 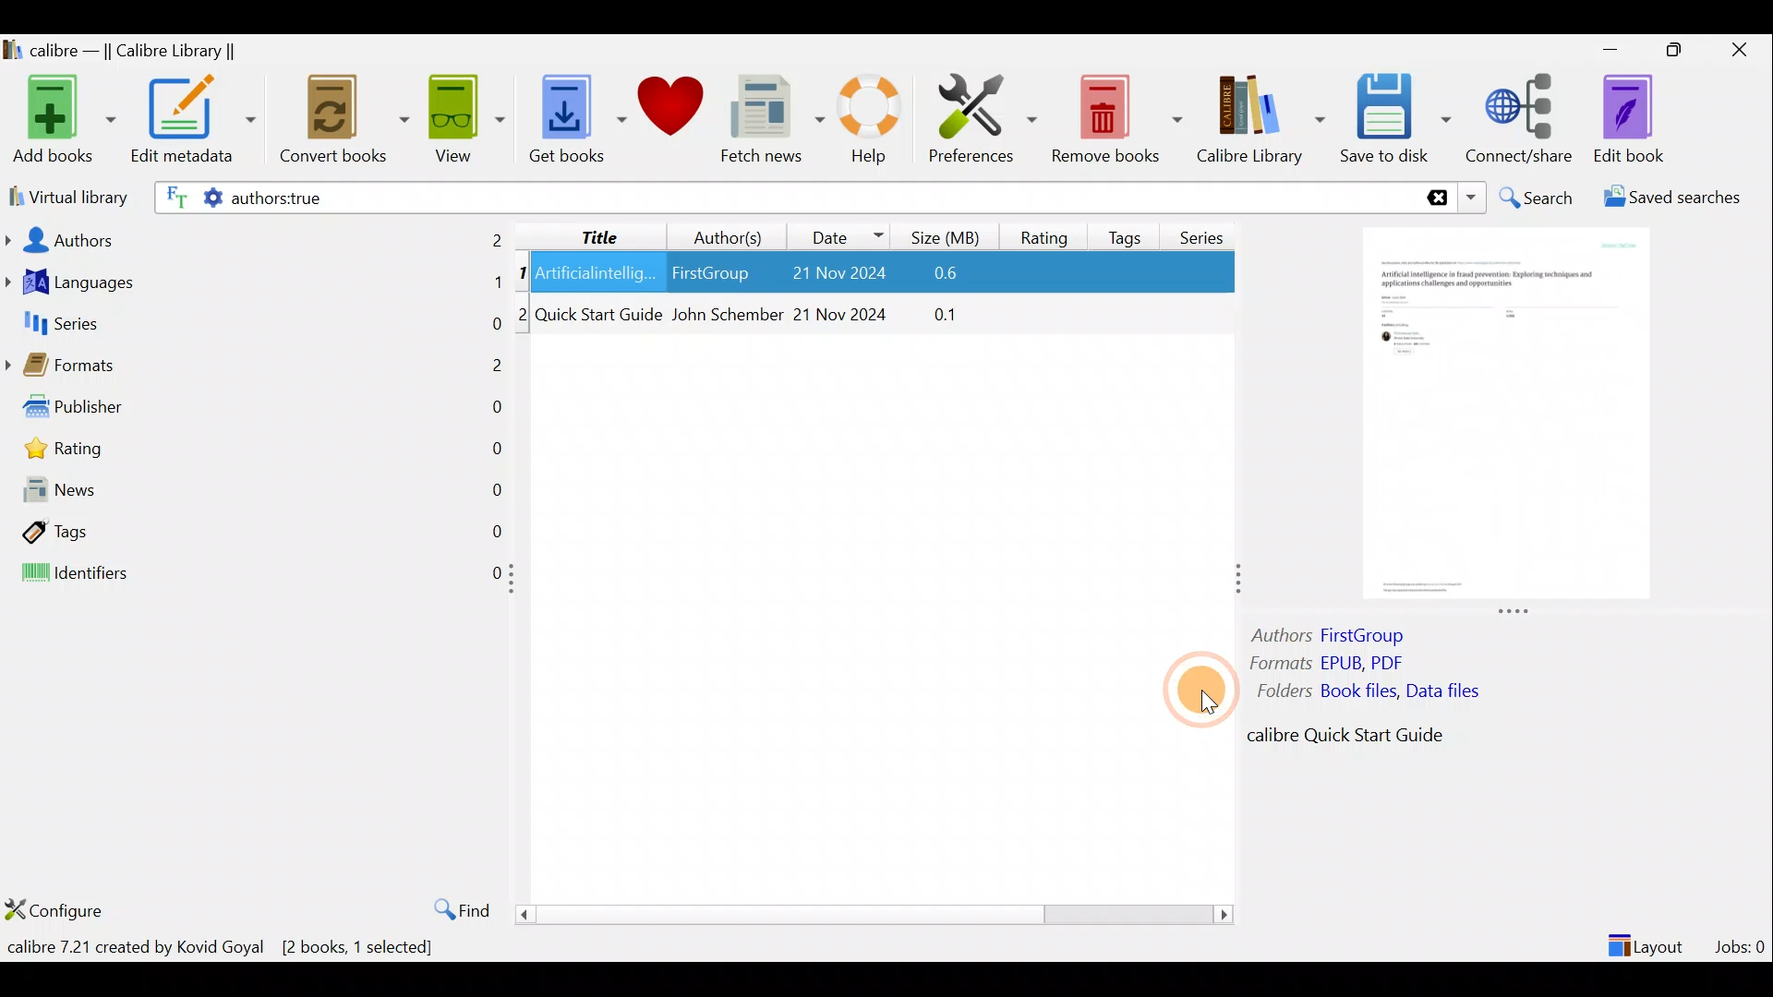 What do you see at coordinates (525, 313) in the screenshot?
I see `2` at bounding box center [525, 313].